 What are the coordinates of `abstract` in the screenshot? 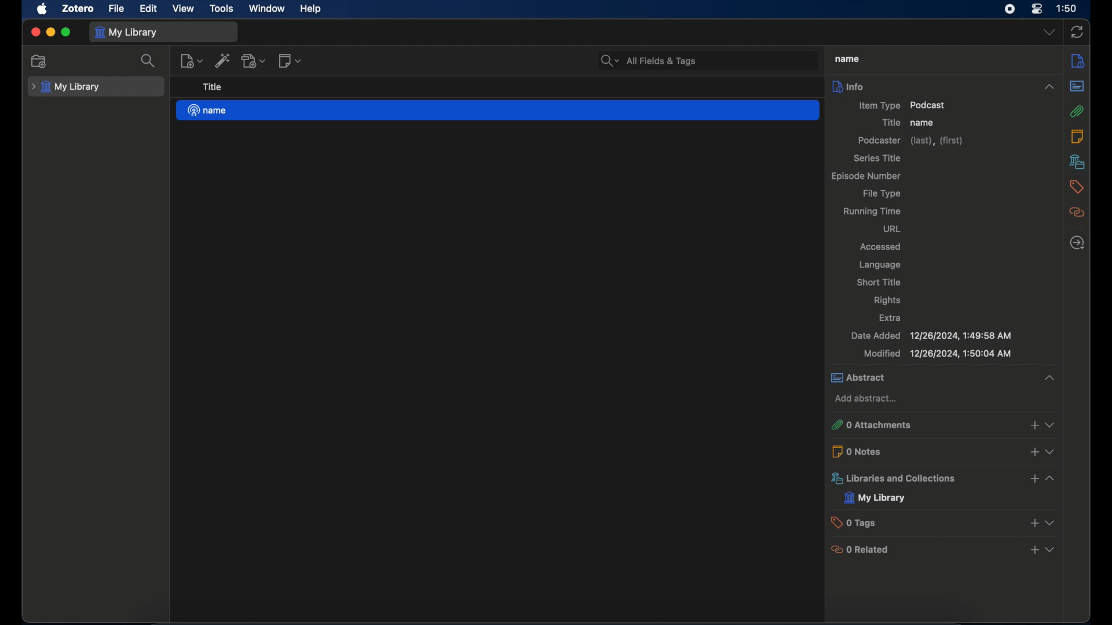 It's located at (943, 378).